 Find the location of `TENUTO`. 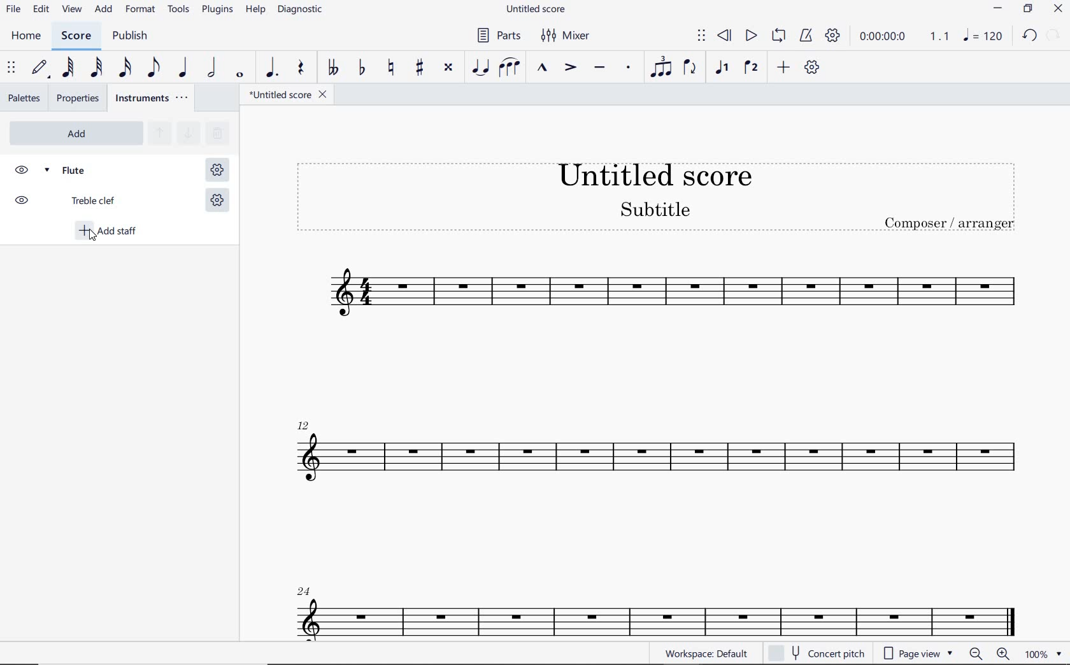

TENUTO is located at coordinates (599, 69).